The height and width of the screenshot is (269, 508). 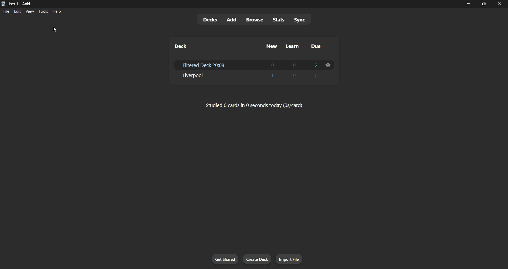 I want to click on view, so click(x=29, y=12).